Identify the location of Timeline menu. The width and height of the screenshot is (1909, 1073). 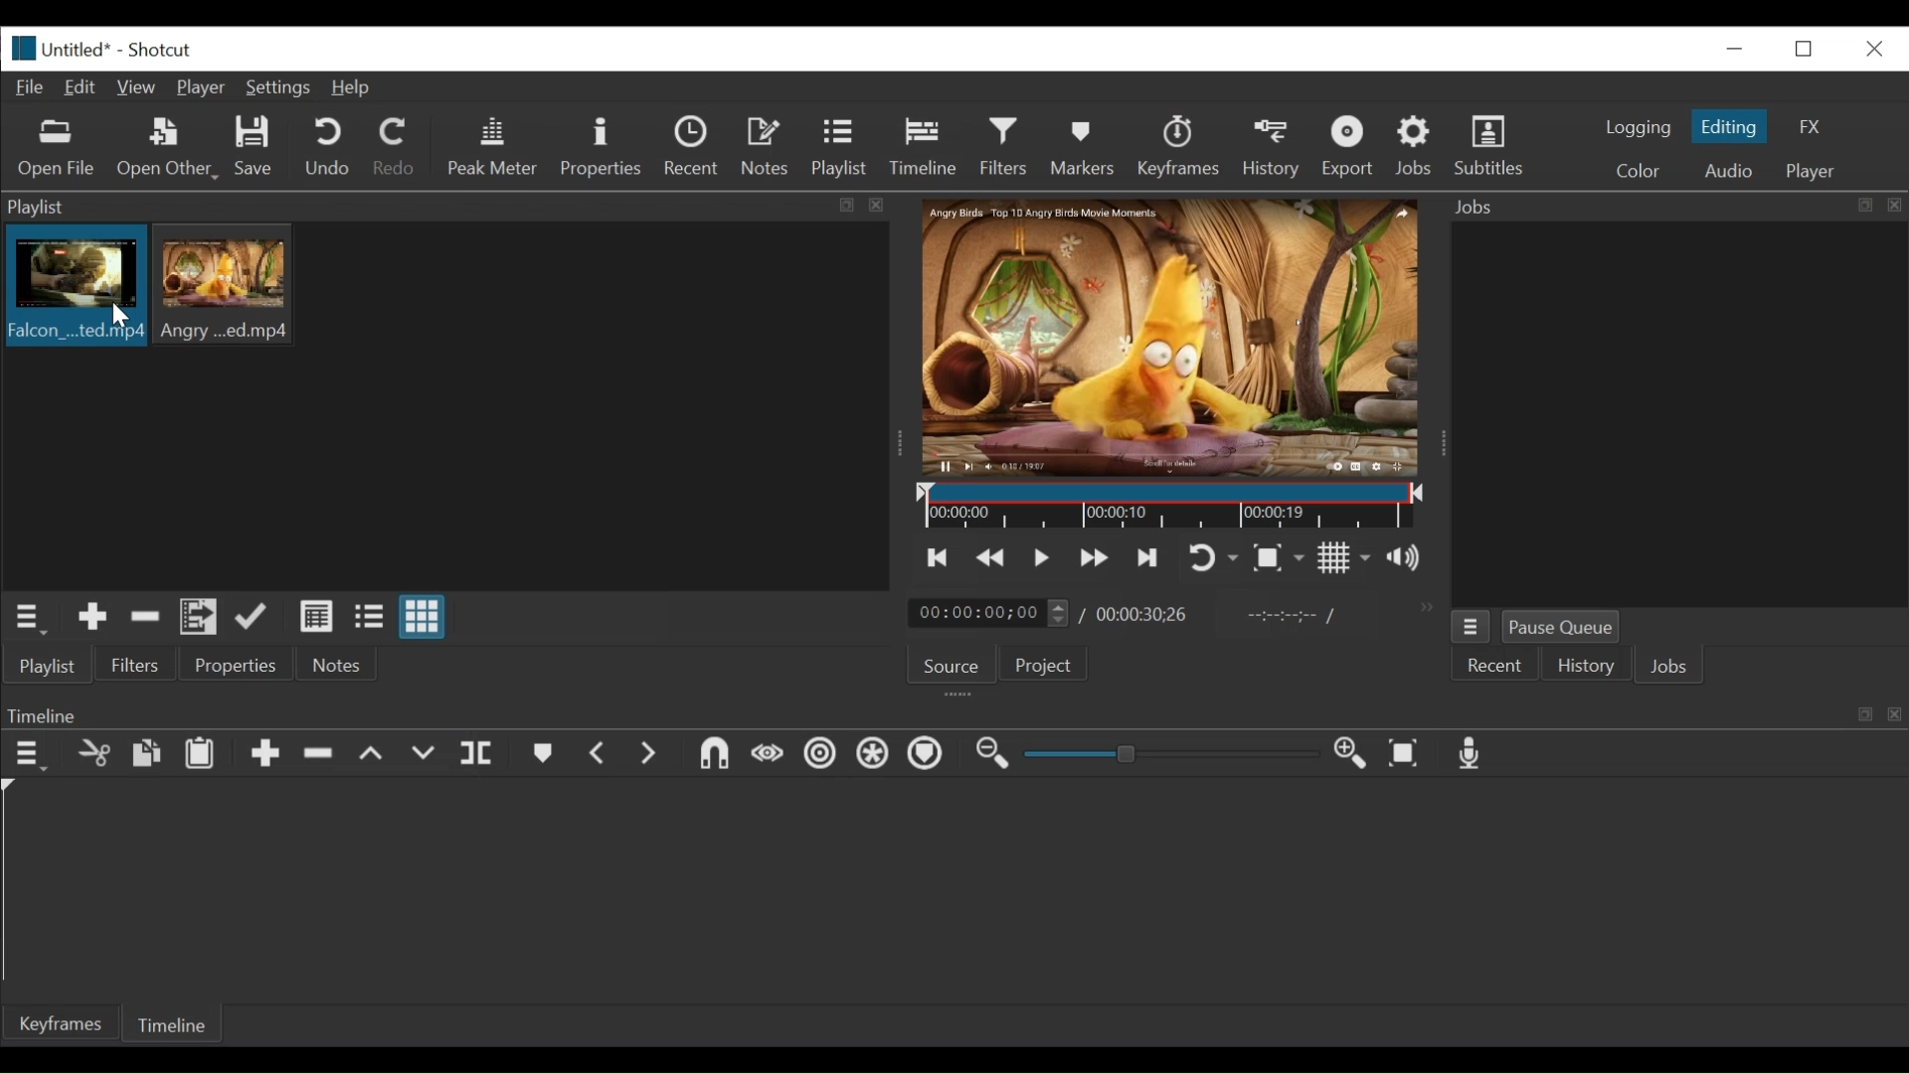
(33, 755).